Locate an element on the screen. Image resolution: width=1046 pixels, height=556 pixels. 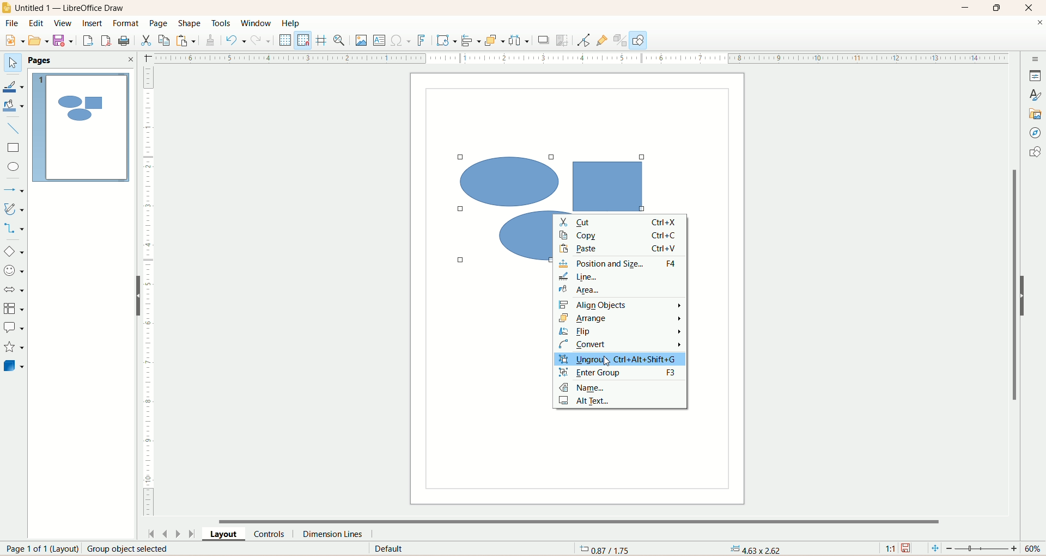
last page is located at coordinates (194, 533).